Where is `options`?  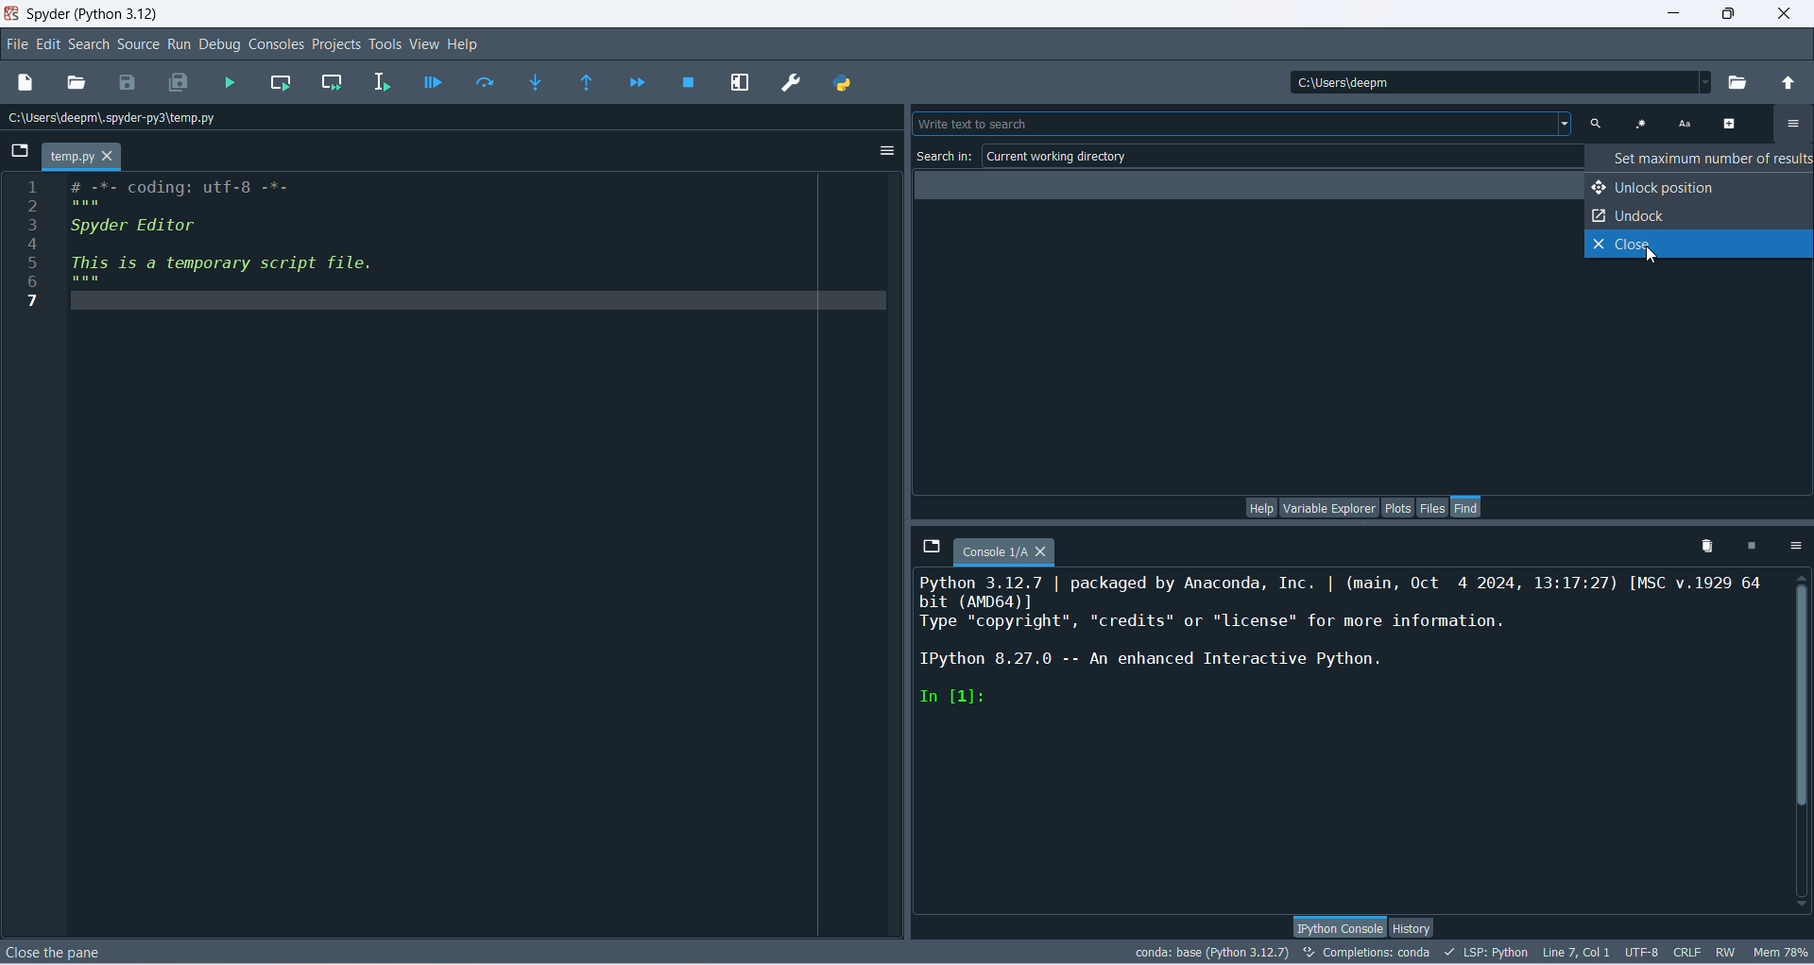
options is located at coordinates (1795, 548).